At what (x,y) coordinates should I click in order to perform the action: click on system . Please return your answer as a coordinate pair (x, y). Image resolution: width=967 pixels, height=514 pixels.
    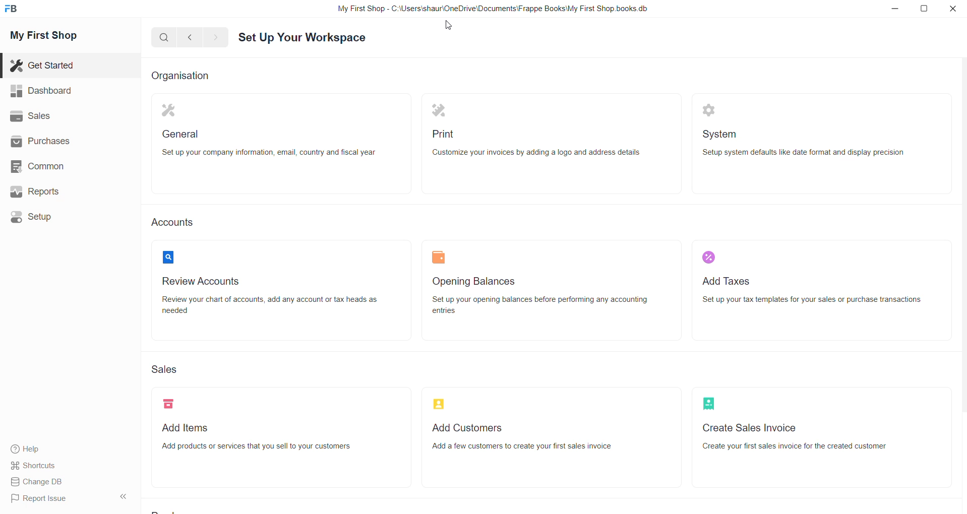
    Looking at the image, I should click on (808, 128).